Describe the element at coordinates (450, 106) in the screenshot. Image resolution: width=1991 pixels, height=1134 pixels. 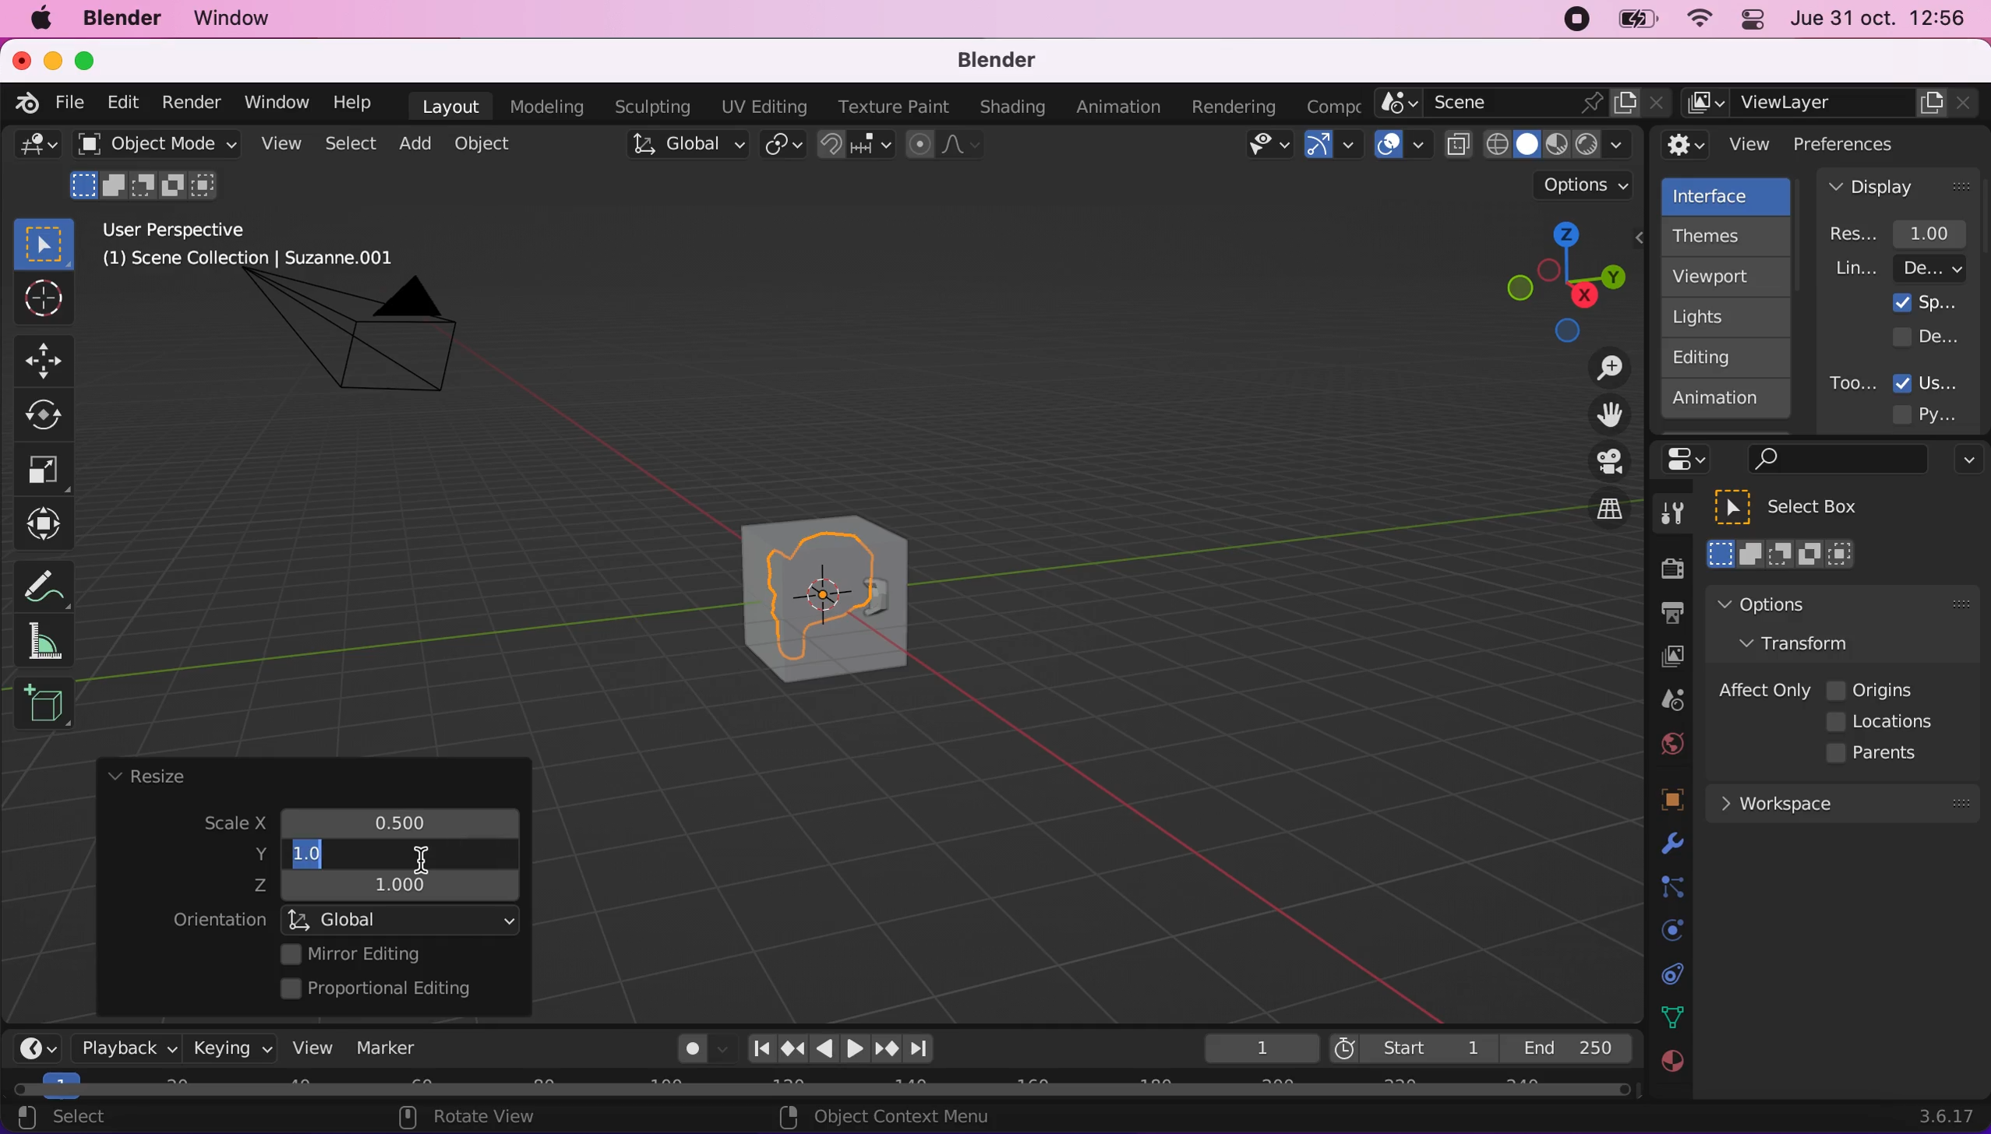
I see `layout` at that location.